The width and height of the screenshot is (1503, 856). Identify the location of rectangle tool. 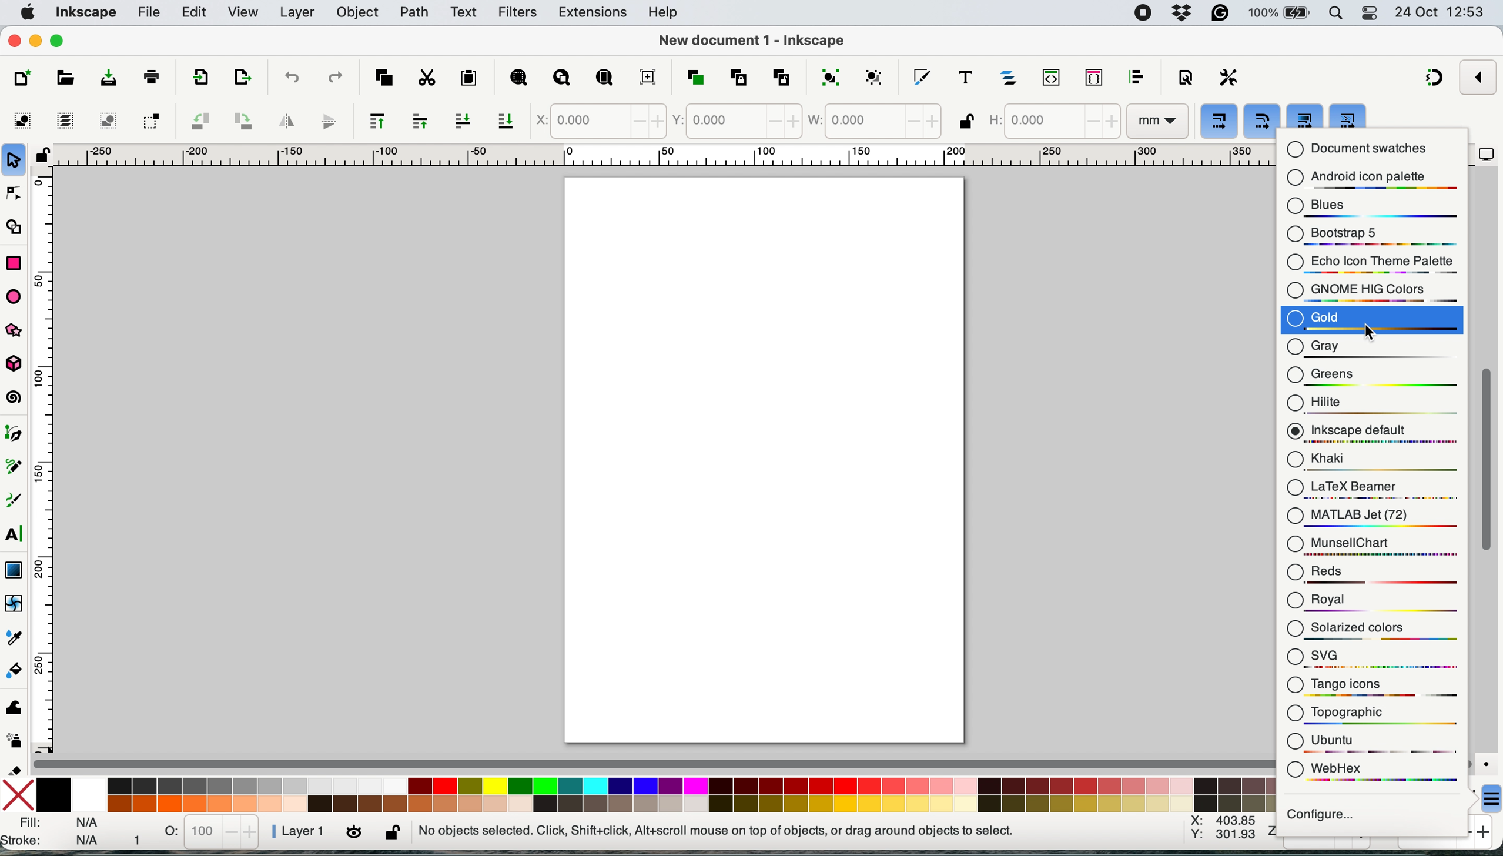
(15, 263).